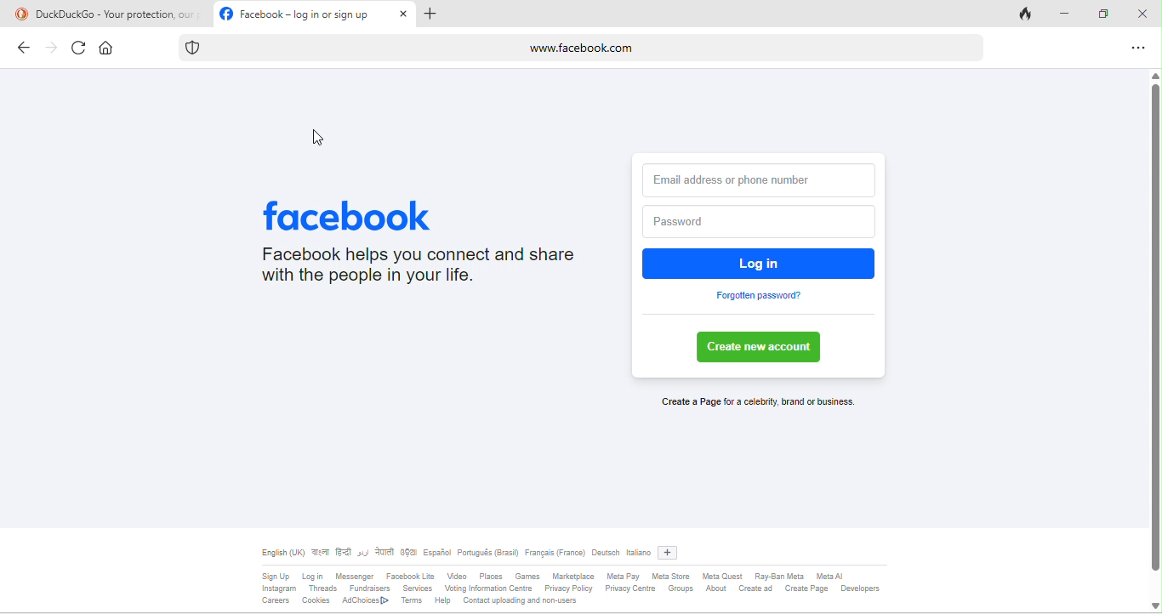 The image size is (1162, 614). What do you see at coordinates (314, 13) in the screenshot?
I see `facebook-log in or sign in` at bounding box center [314, 13].